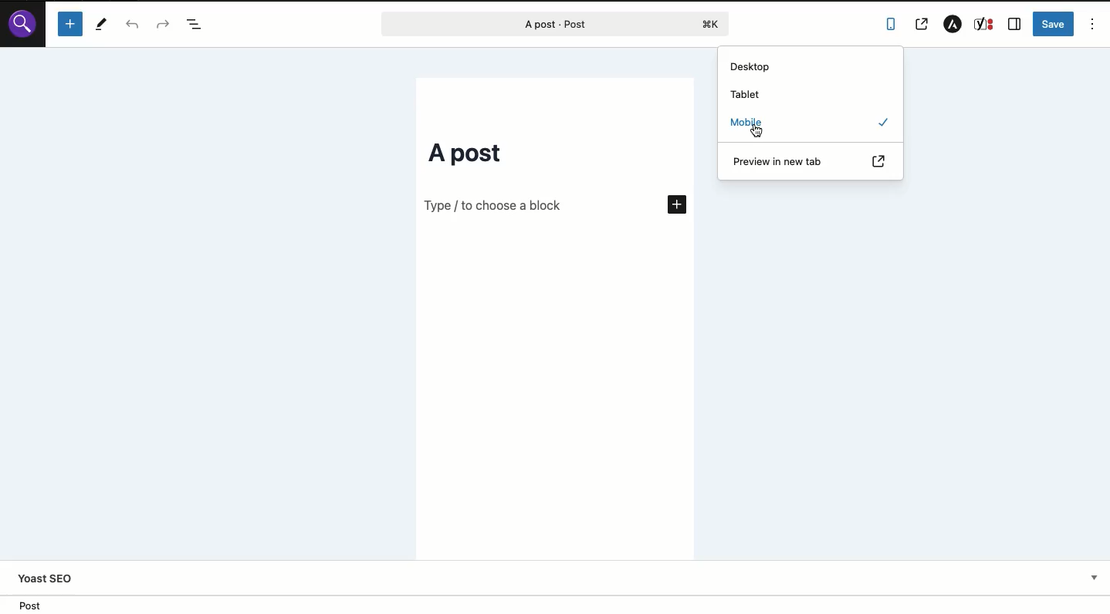 The width and height of the screenshot is (1110, 614). I want to click on a post, so click(461, 153).